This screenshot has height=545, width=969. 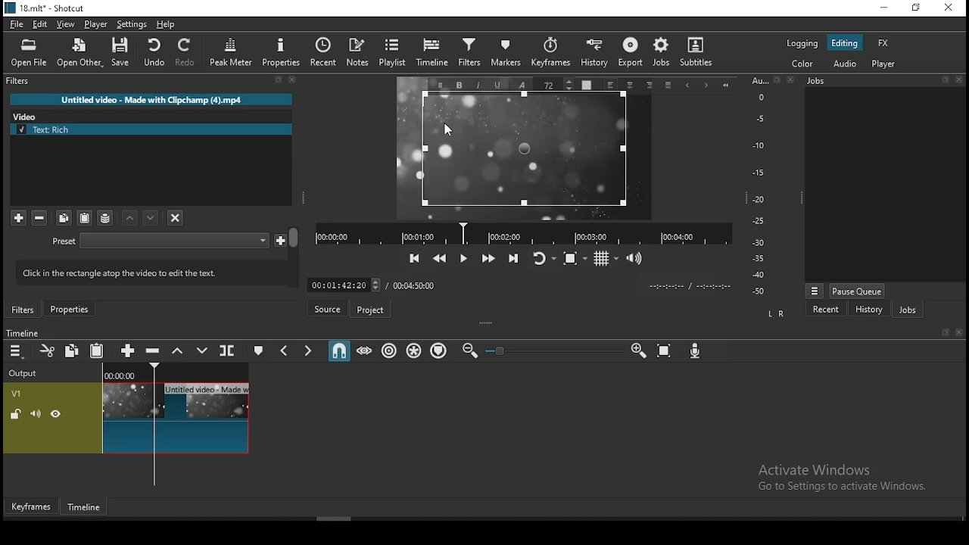 What do you see at coordinates (22, 332) in the screenshot?
I see `Timeline` at bounding box center [22, 332].